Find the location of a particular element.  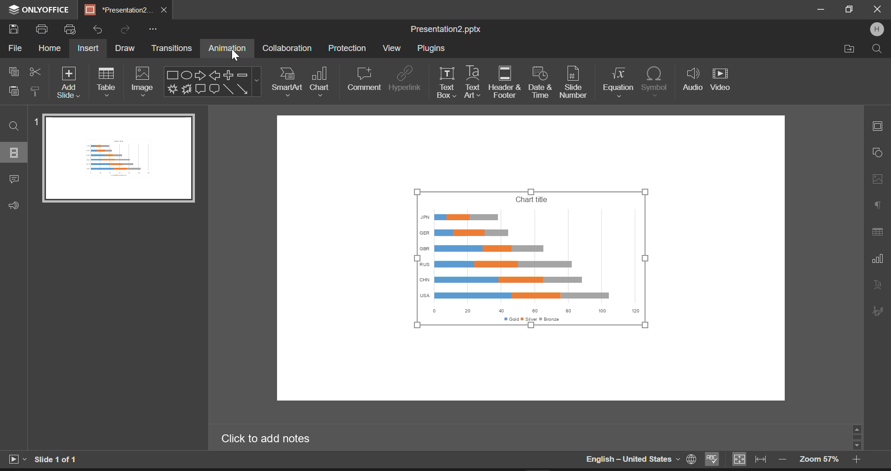

Fit to slide is located at coordinates (738, 459).